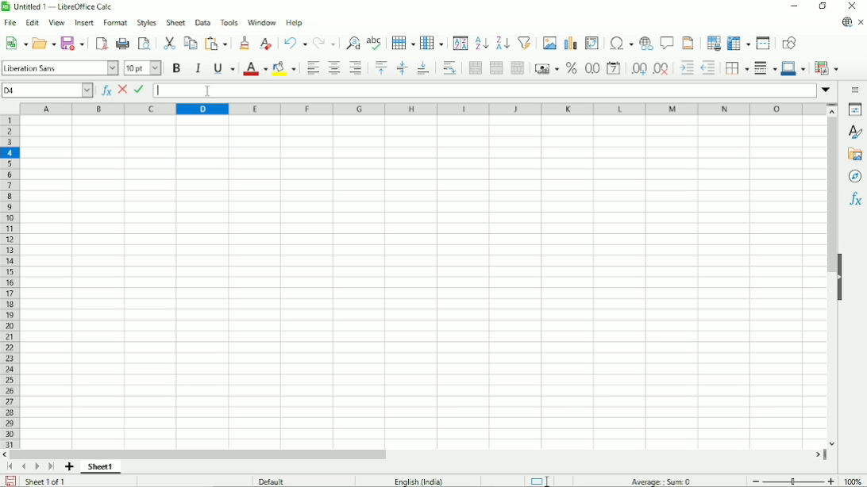 The width and height of the screenshot is (867, 487). I want to click on Cut, so click(169, 43).